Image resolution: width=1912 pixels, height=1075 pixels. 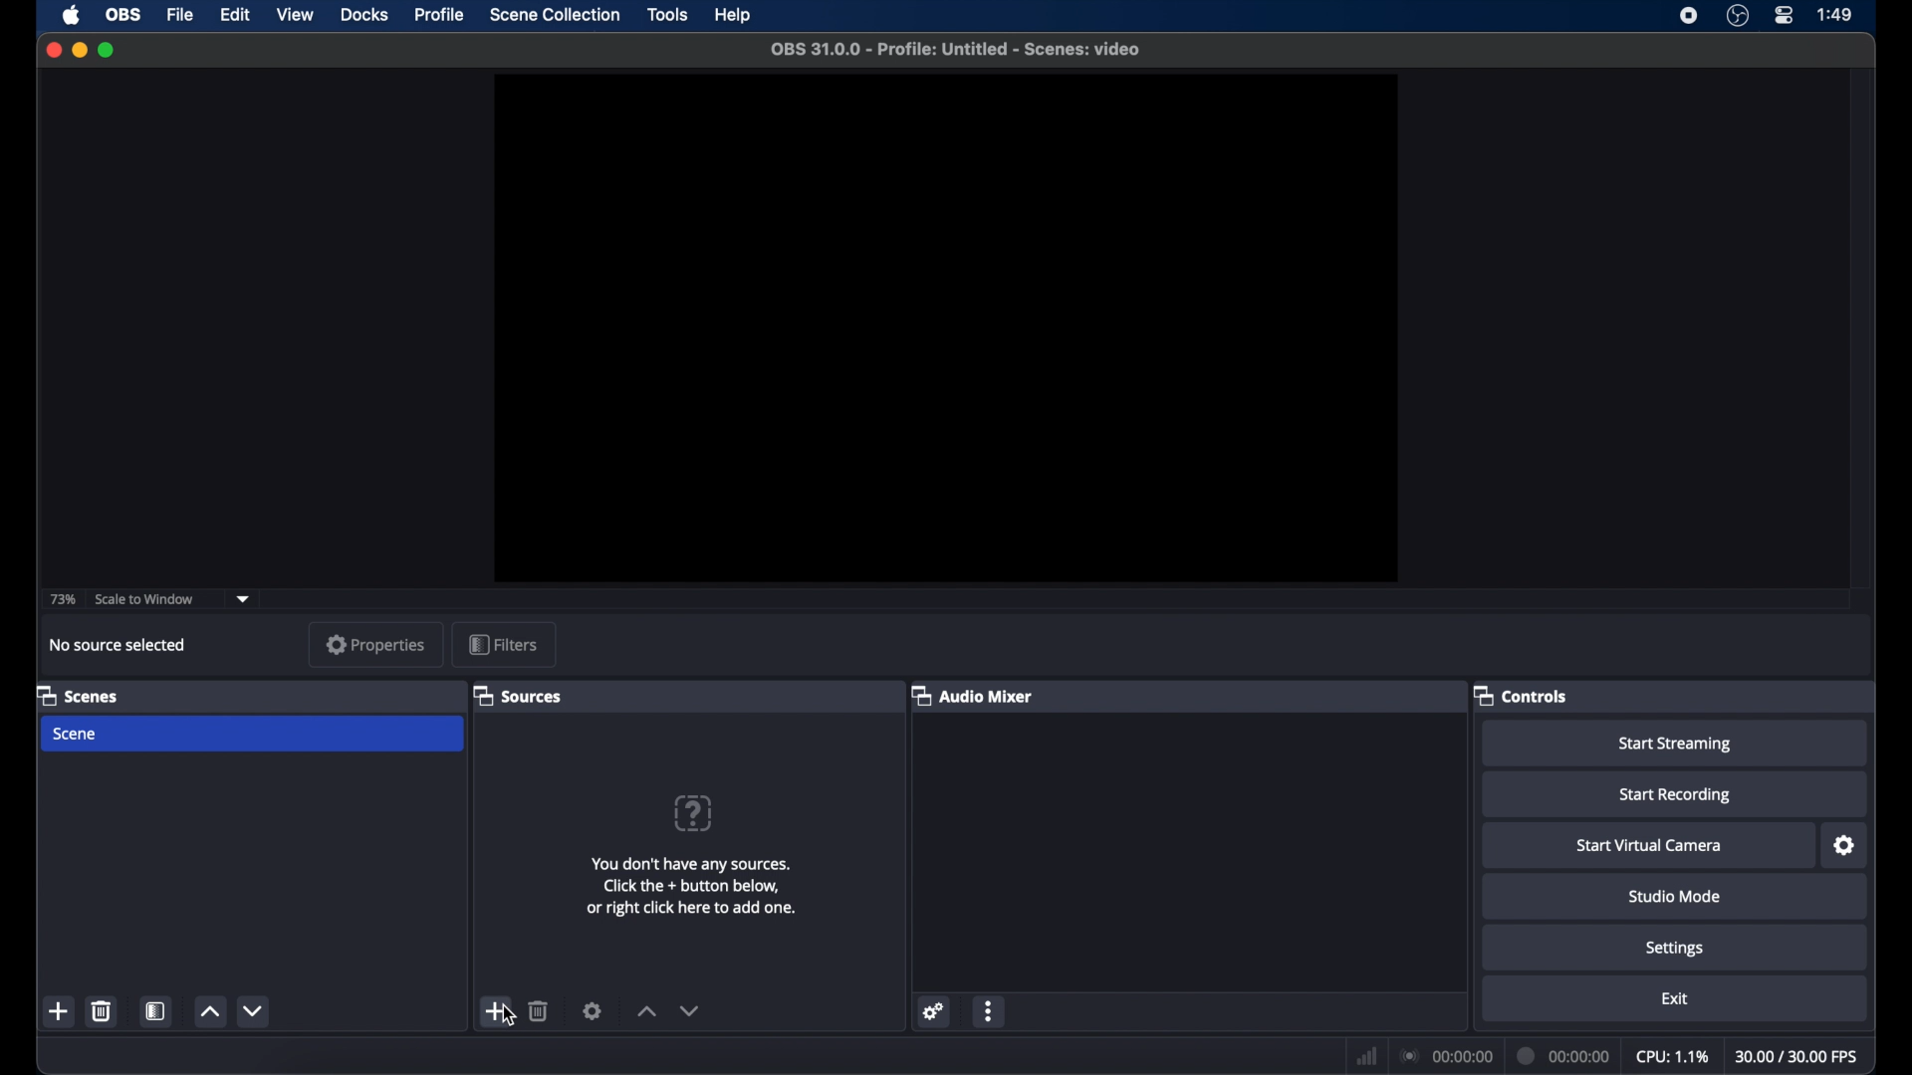 What do you see at coordinates (121, 14) in the screenshot?
I see `obs` at bounding box center [121, 14].